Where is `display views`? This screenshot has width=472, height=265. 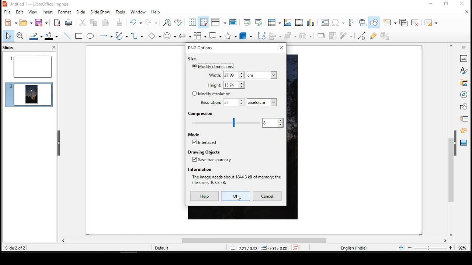
display views is located at coordinates (220, 22).